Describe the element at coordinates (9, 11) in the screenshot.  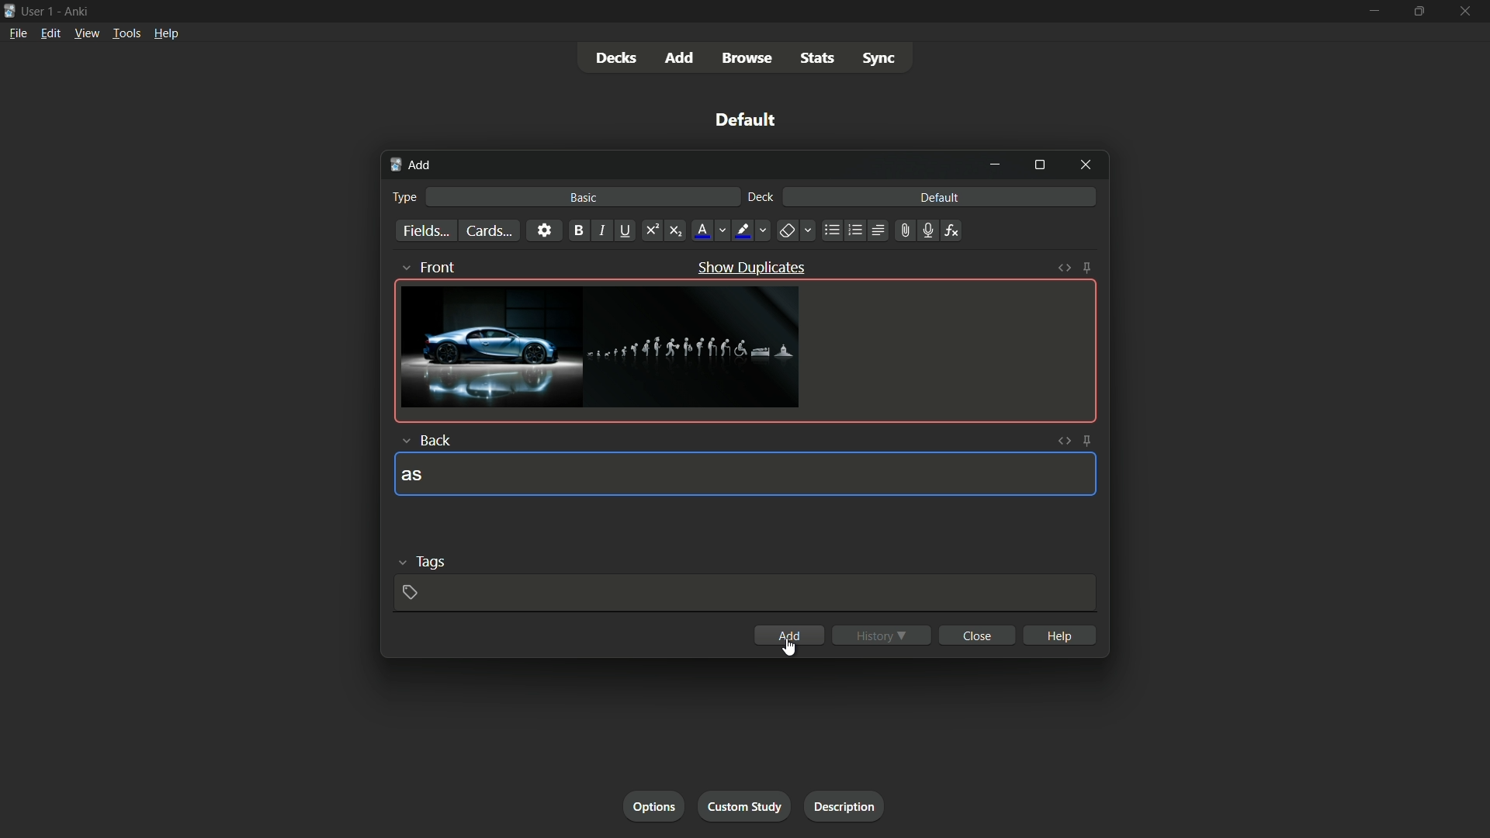
I see `app icon` at that location.